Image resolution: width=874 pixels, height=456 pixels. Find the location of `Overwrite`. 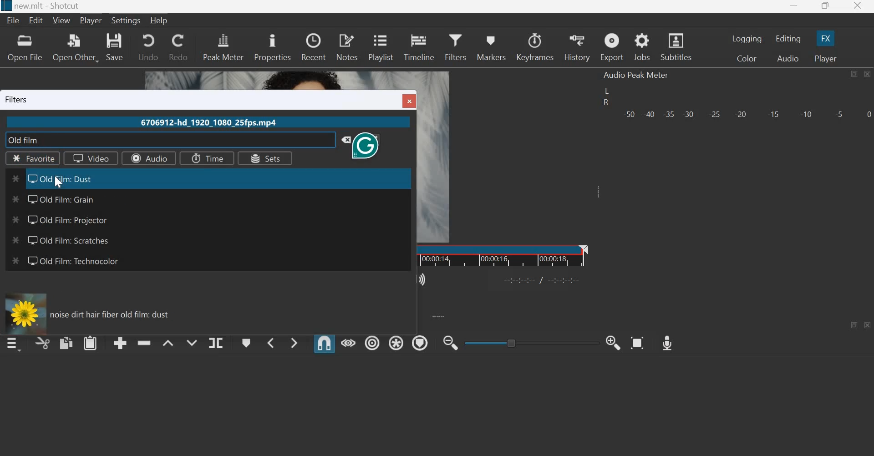

Overwrite is located at coordinates (190, 341).